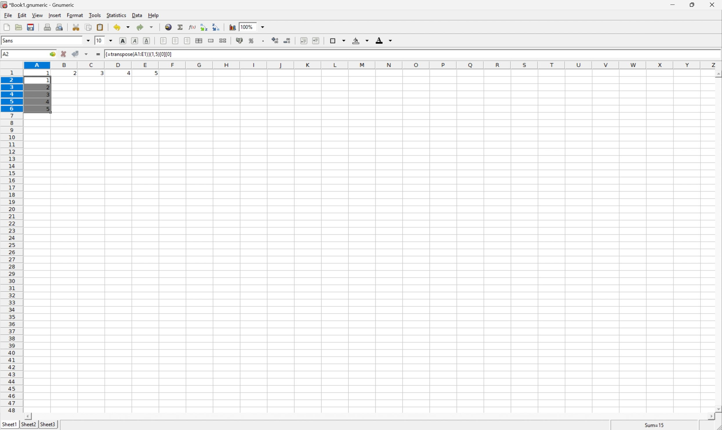 This screenshot has width=722, height=430. What do you see at coordinates (187, 41) in the screenshot?
I see `align right` at bounding box center [187, 41].